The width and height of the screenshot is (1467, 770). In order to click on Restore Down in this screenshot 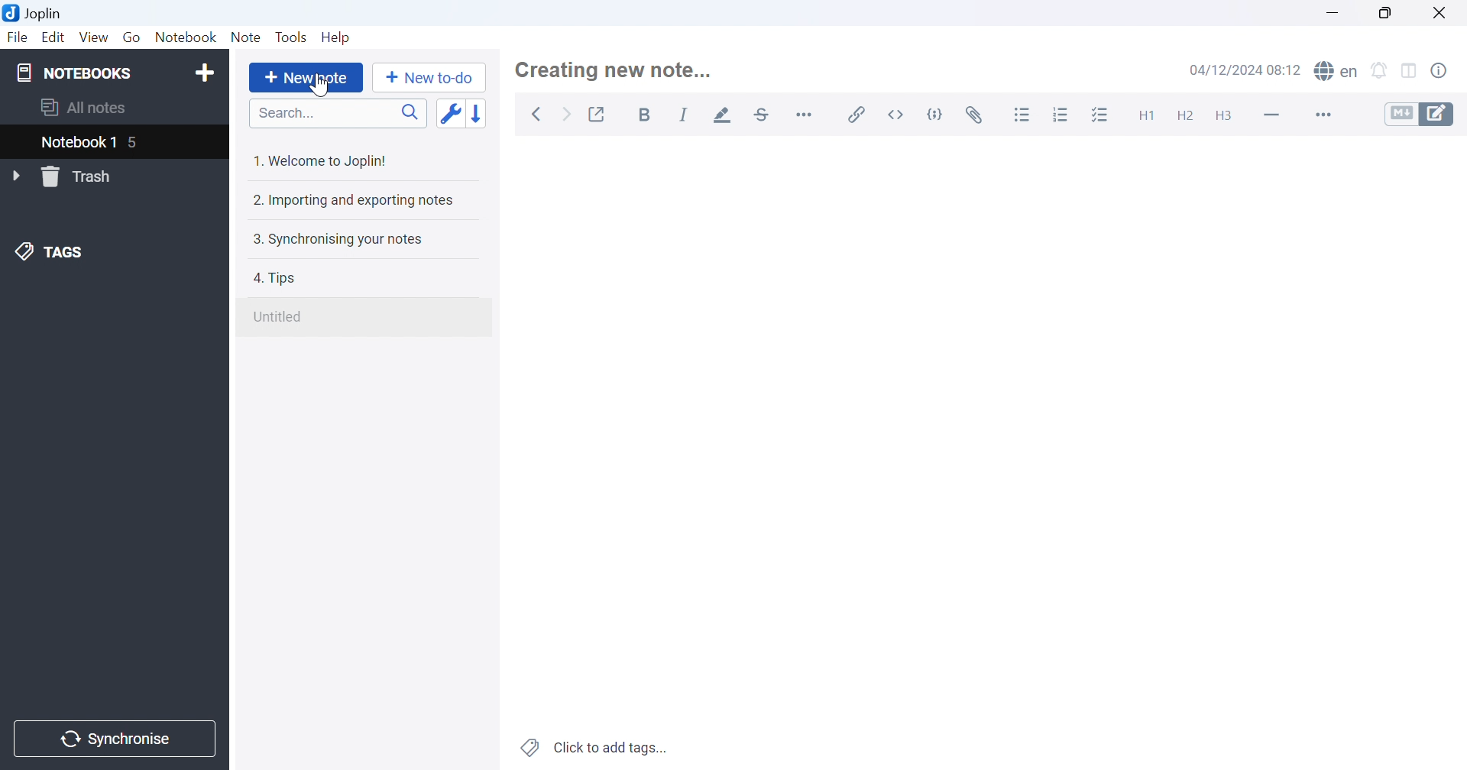, I will do `click(1392, 11)`.